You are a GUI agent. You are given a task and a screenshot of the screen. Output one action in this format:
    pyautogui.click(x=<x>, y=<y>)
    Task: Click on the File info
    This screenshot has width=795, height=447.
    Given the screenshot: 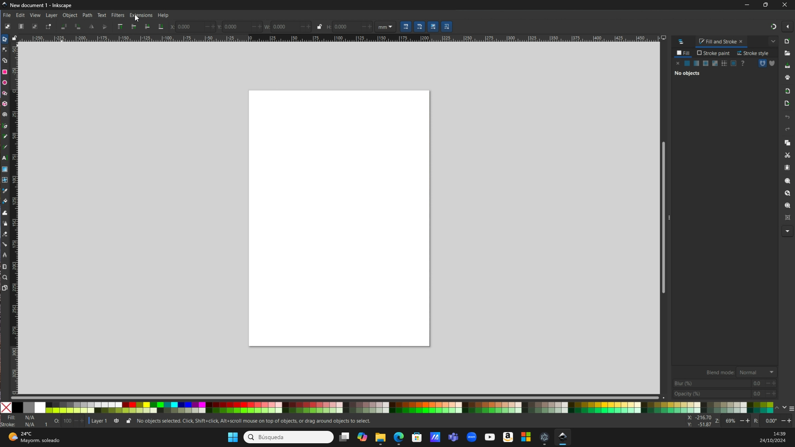 What is the action you would take?
    pyautogui.click(x=187, y=421)
    